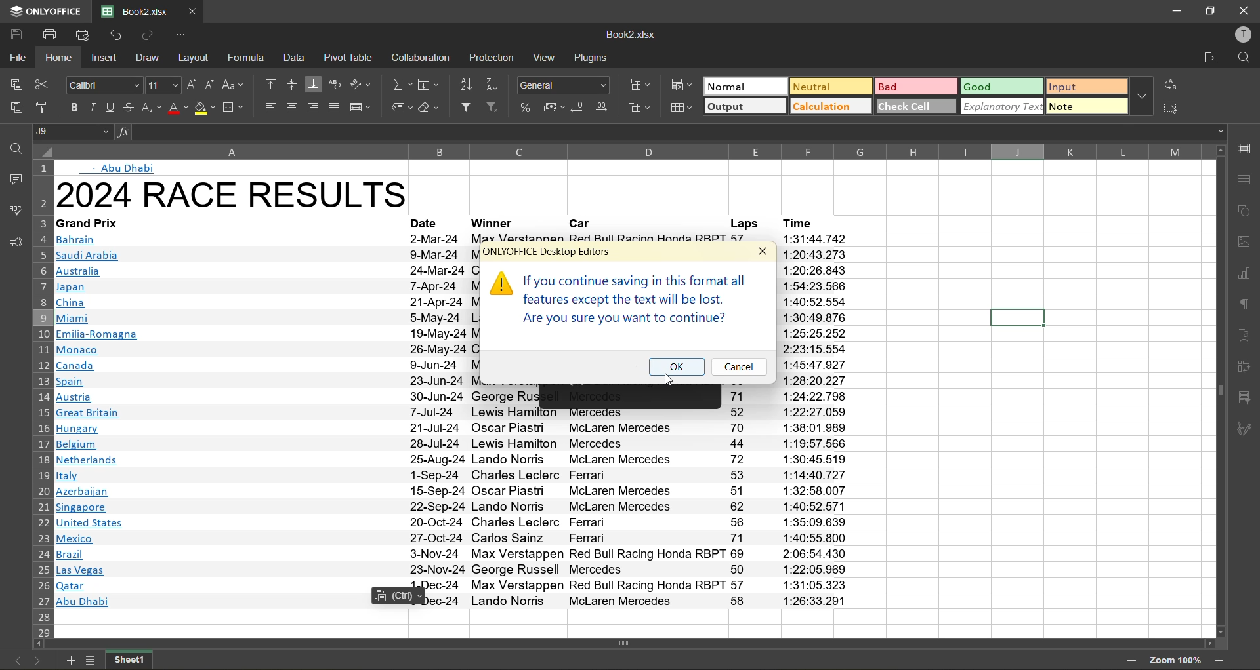 This screenshot has width=1260, height=670. I want to click on align top, so click(272, 83).